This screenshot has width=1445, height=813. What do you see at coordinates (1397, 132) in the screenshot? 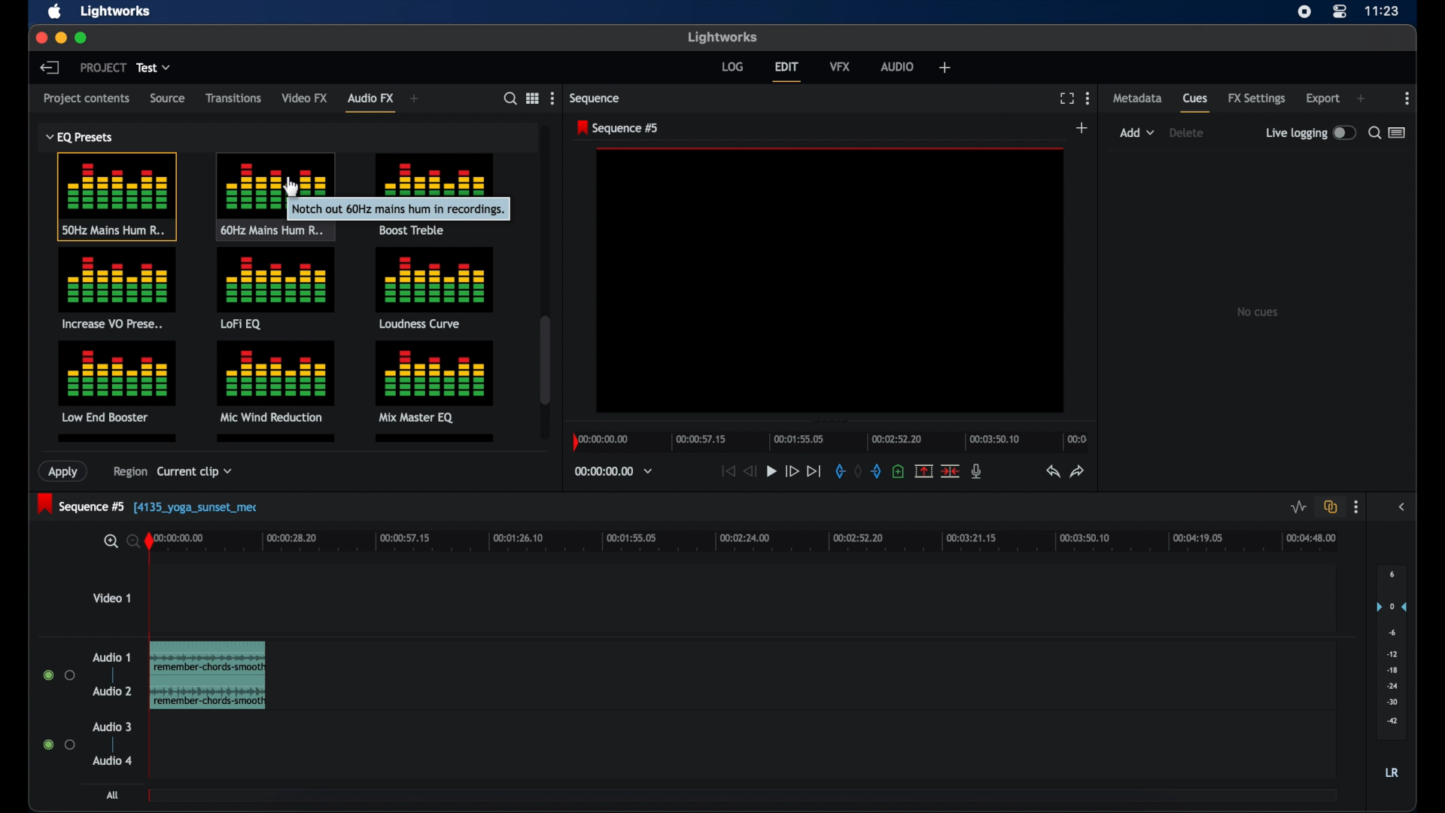
I see `toggle list  or logger view` at bounding box center [1397, 132].